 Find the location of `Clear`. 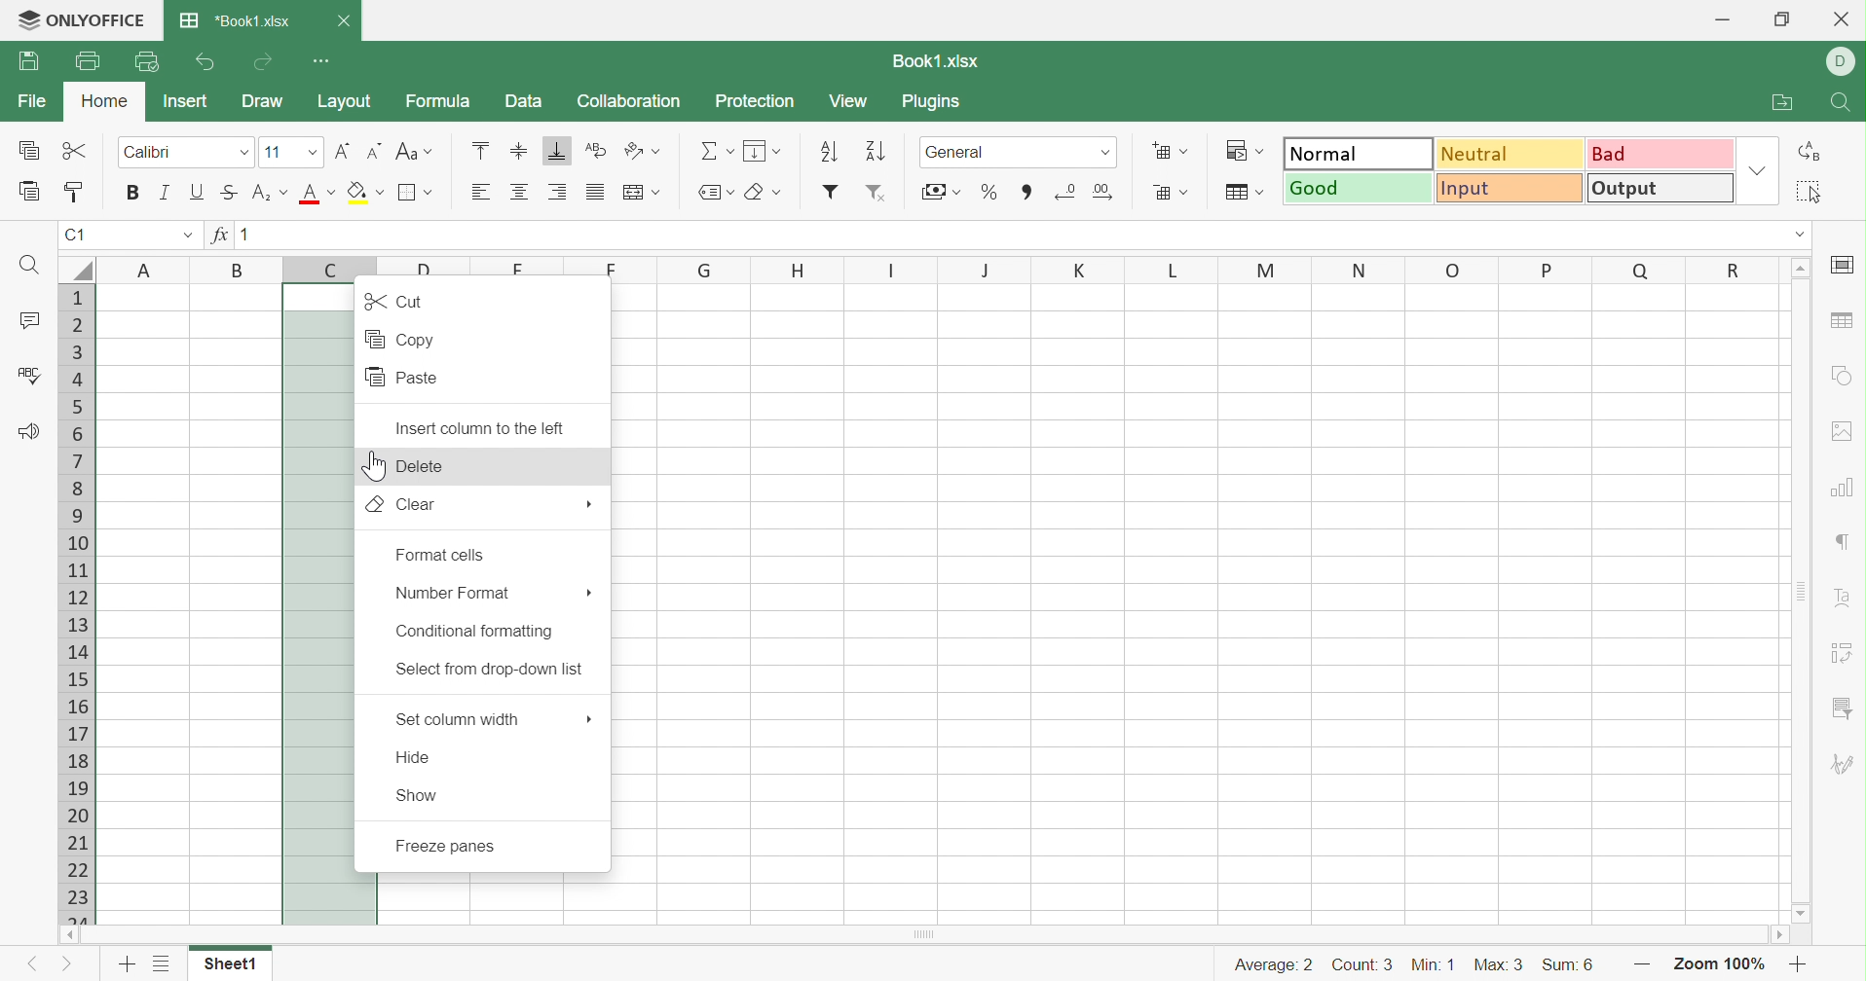

Clear is located at coordinates (757, 193).